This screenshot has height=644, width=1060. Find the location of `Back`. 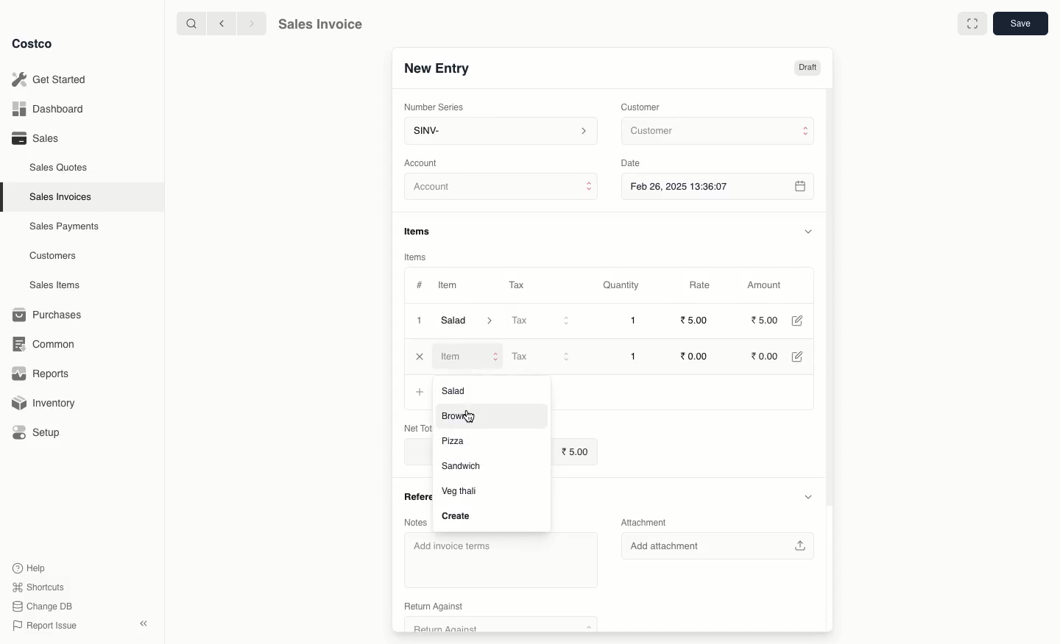

Back is located at coordinates (220, 24).